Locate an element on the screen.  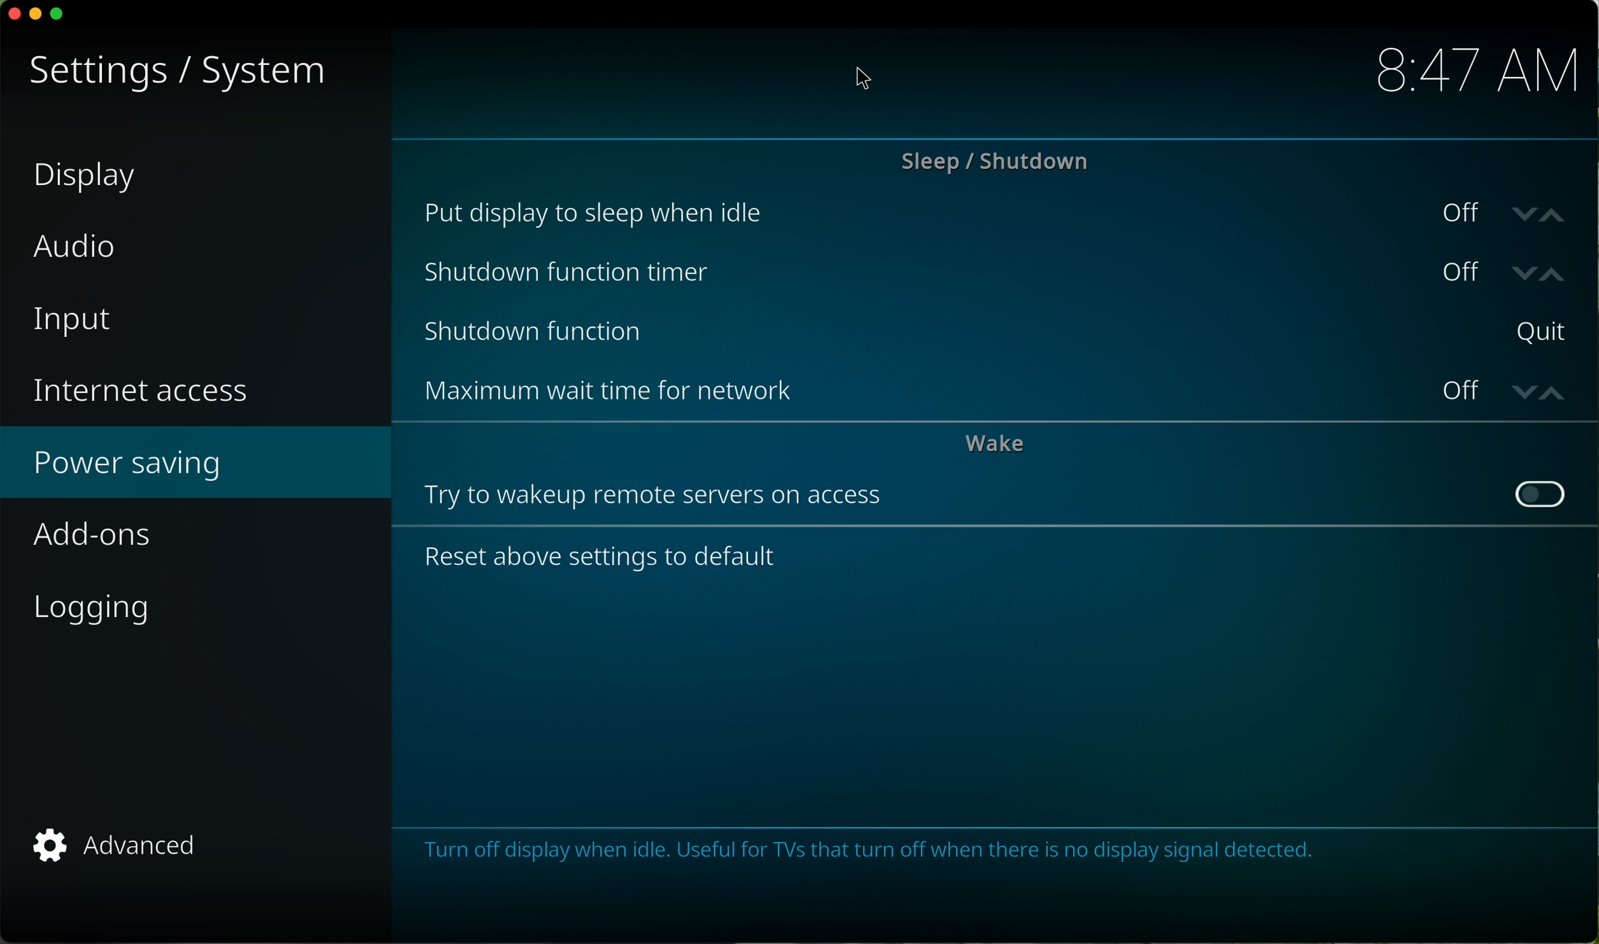
disable button is located at coordinates (1537, 495).